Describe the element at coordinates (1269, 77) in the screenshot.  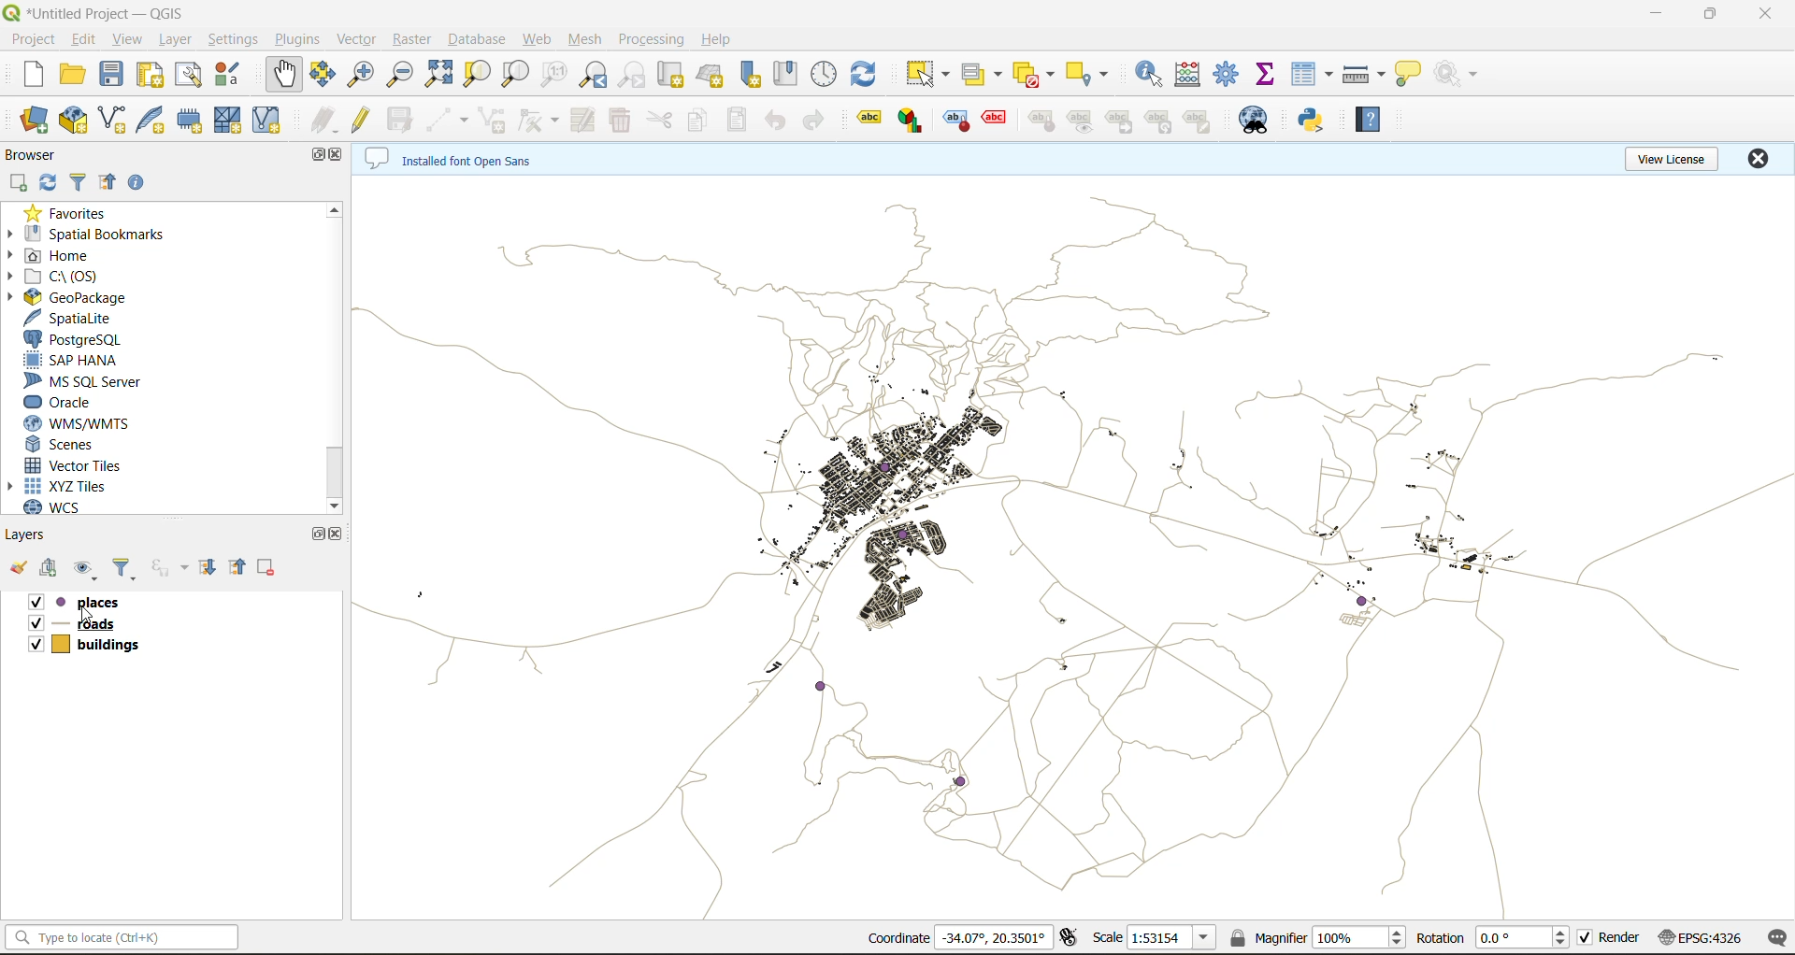
I see `statistical summary` at that location.